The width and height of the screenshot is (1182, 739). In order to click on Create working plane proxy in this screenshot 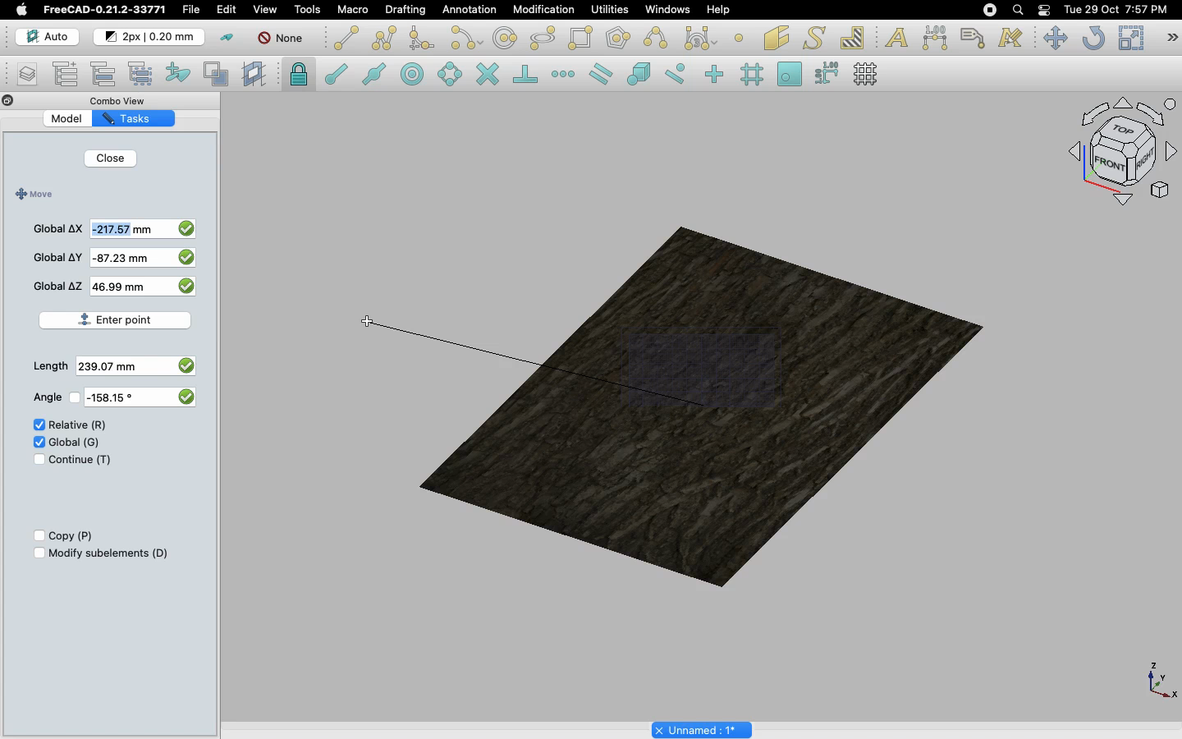, I will do `click(256, 75)`.